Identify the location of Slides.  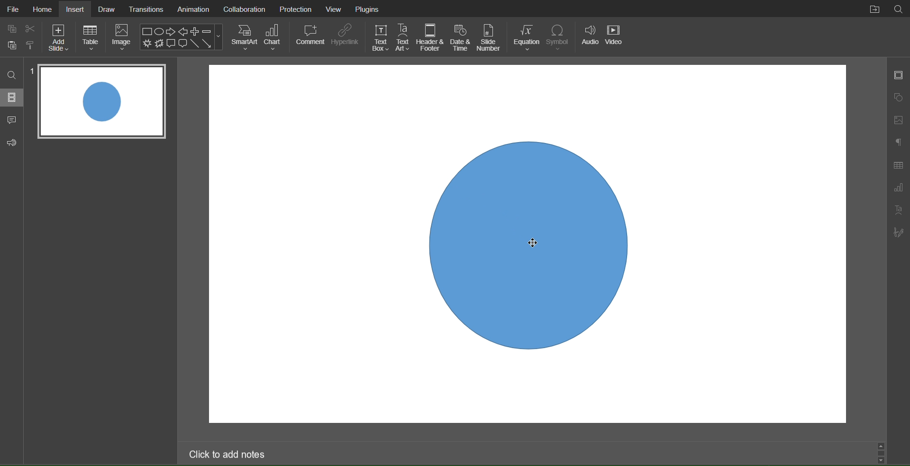
(11, 98).